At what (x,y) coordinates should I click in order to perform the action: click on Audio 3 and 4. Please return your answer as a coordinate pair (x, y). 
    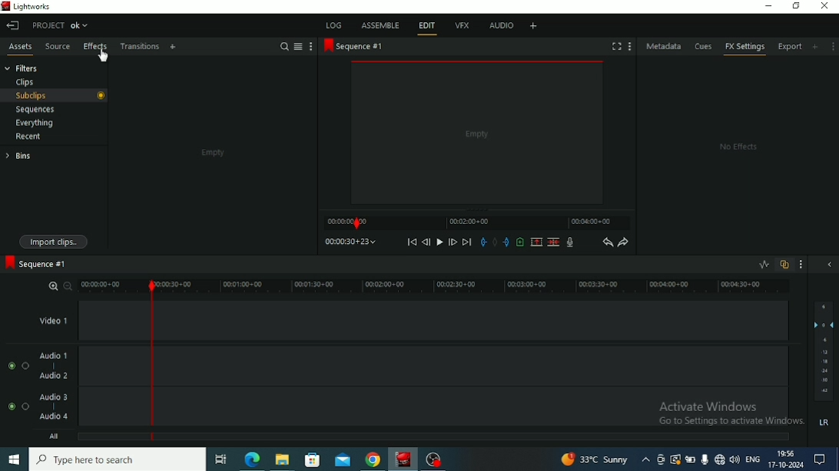
    Looking at the image, I should click on (481, 408).